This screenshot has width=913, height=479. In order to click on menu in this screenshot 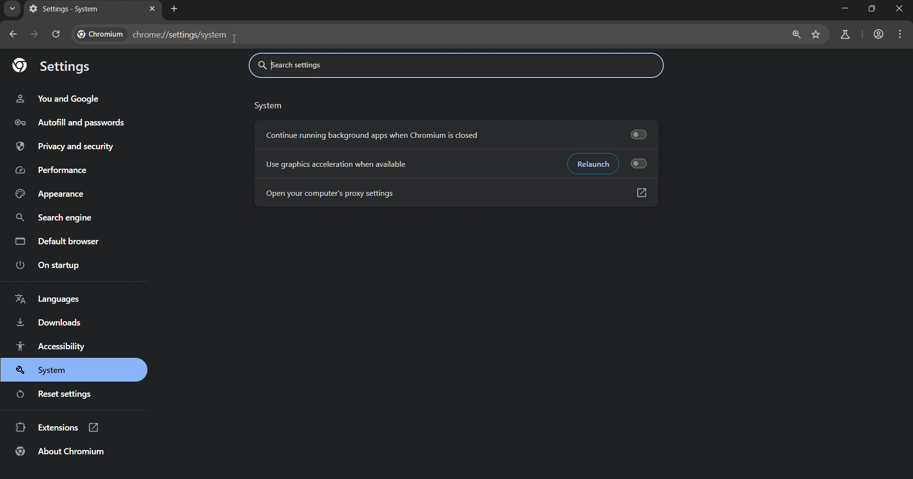, I will do `click(901, 35)`.